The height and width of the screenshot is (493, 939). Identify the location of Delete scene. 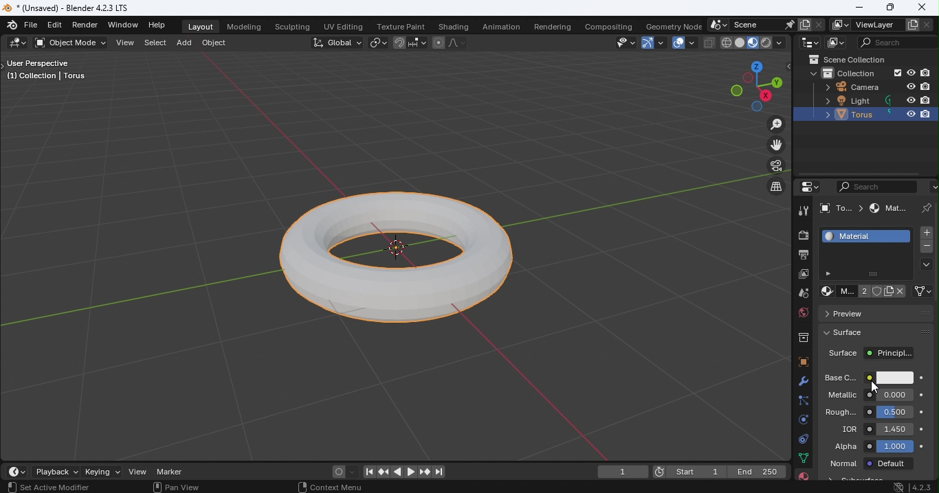
(818, 24).